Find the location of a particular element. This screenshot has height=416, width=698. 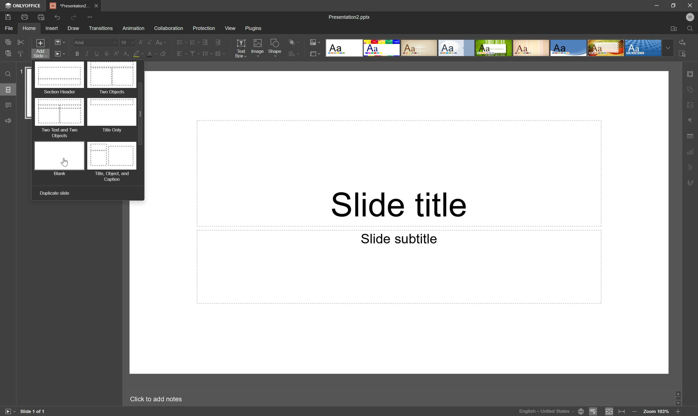

Arrange shape is located at coordinates (296, 54).